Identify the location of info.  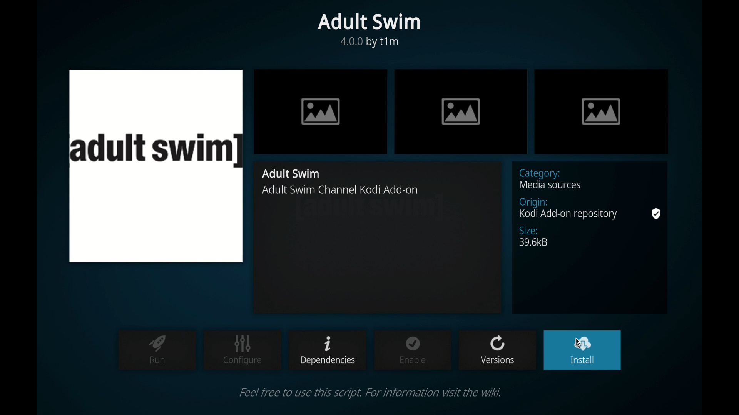
(343, 191).